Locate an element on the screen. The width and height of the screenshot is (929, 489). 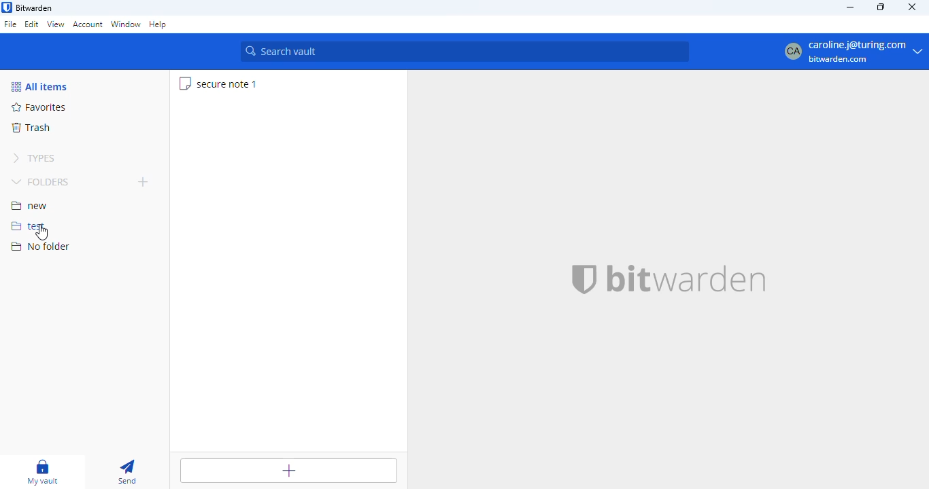
edit is located at coordinates (32, 25).